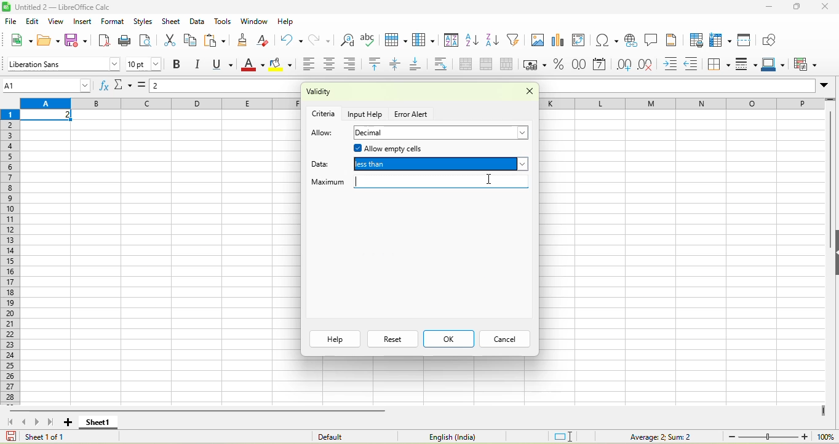  Describe the element at coordinates (178, 65) in the screenshot. I see `bold` at that location.